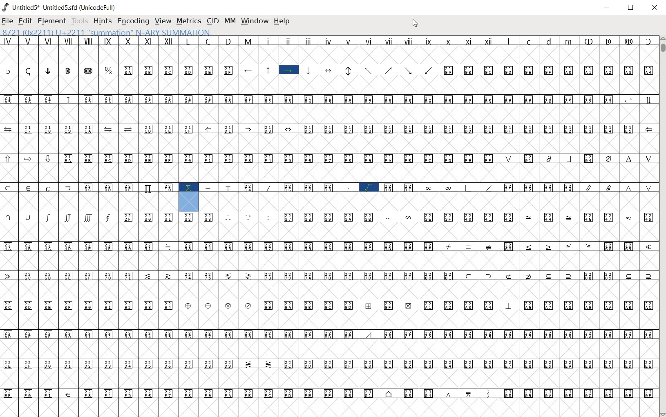  Describe the element at coordinates (163, 22) in the screenshot. I see `VIEW` at that location.